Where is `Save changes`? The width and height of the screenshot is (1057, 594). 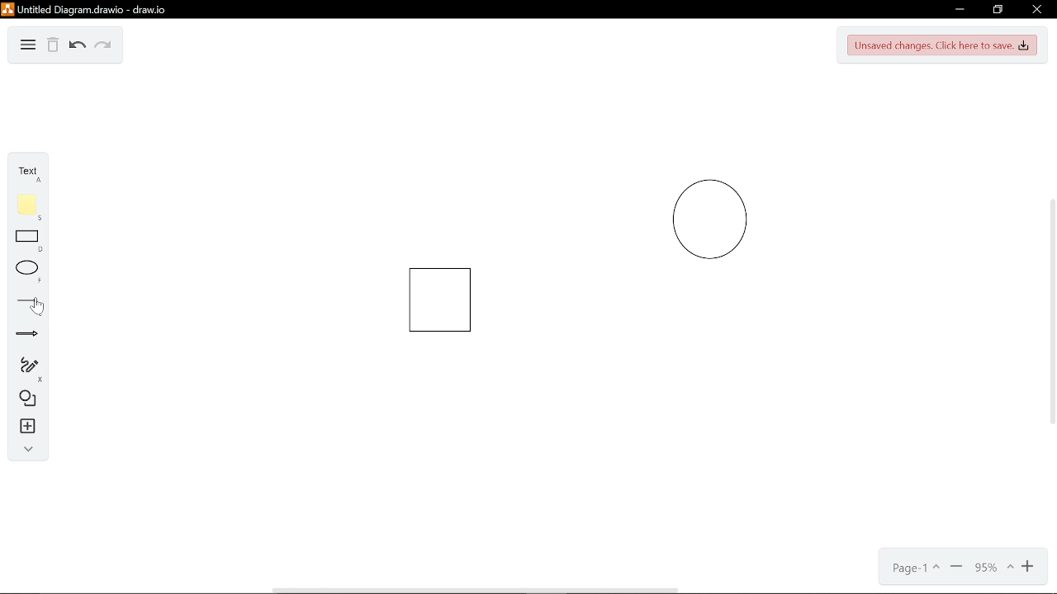 Save changes is located at coordinates (942, 45).